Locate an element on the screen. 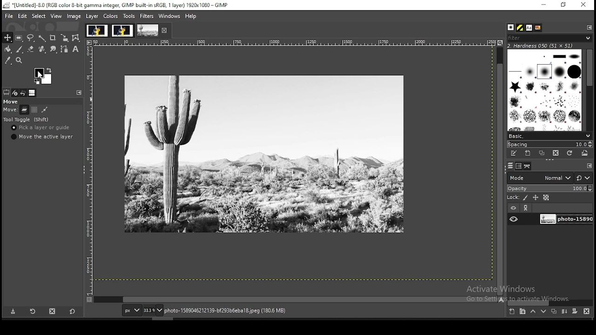 This screenshot has height=335, width=596. configure this pane is located at coordinates (589, 27).